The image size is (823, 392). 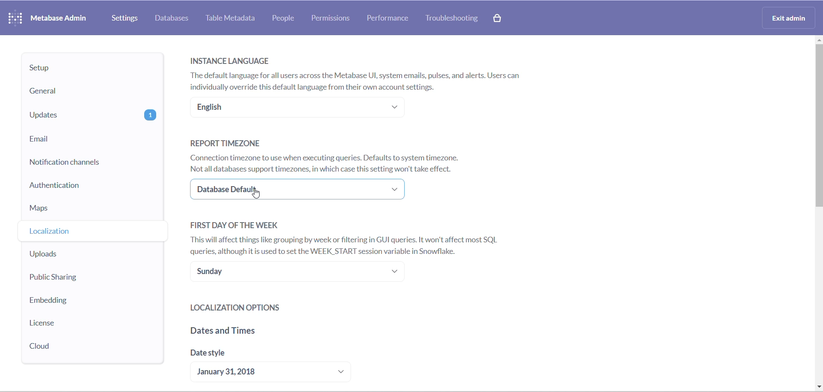 I want to click on NOTIFICATION CHANNELS, so click(x=91, y=163).